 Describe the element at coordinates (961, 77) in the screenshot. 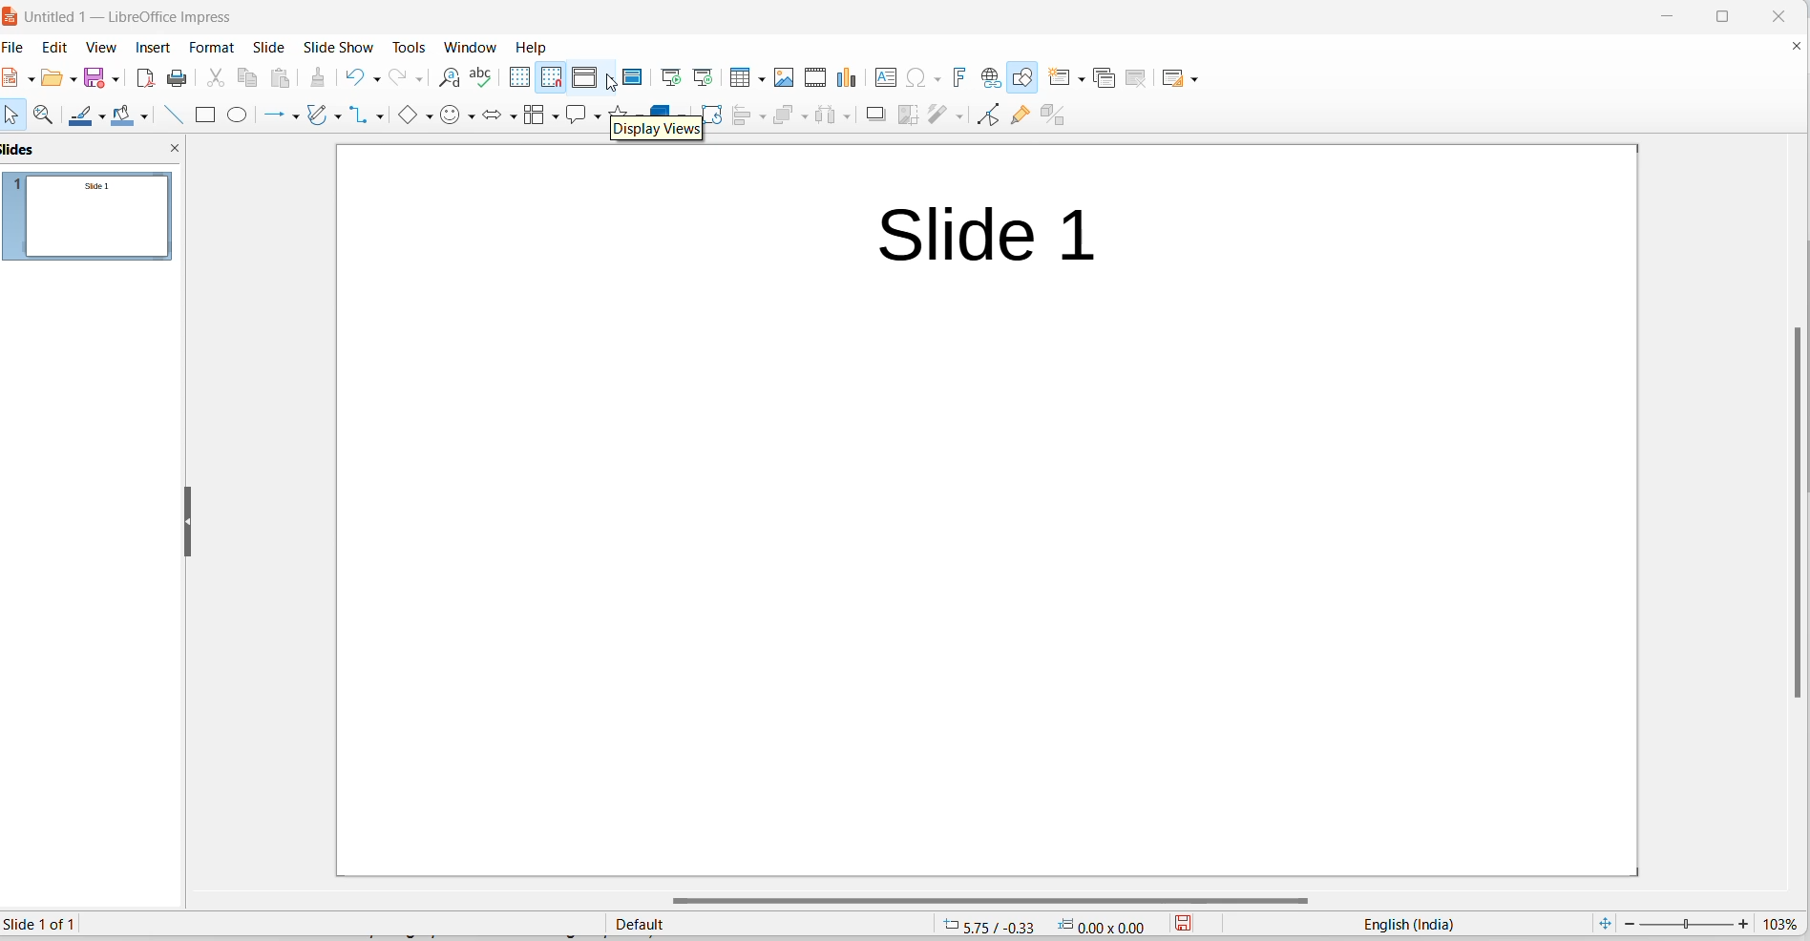

I see `insert fontwork text` at that location.